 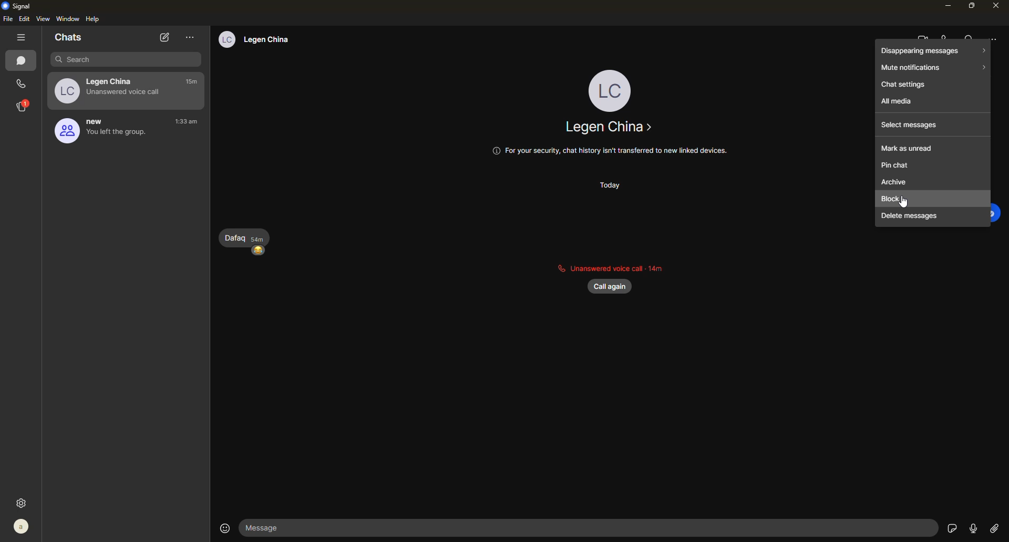 What do you see at coordinates (24, 502) in the screenshot?
I see `settings` at bounding box center [24, 502].